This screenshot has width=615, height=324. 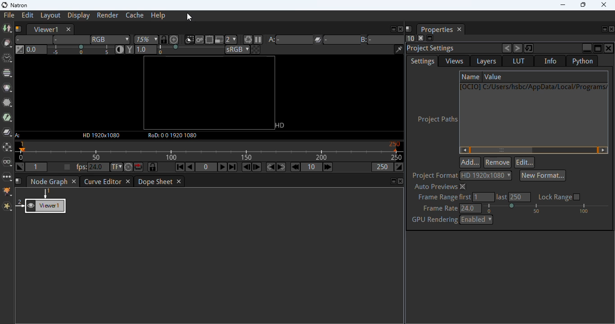 What do you see at coordinates (432, 49) in the screenshot?
I see `project settings` at bounding box center [432, 49].